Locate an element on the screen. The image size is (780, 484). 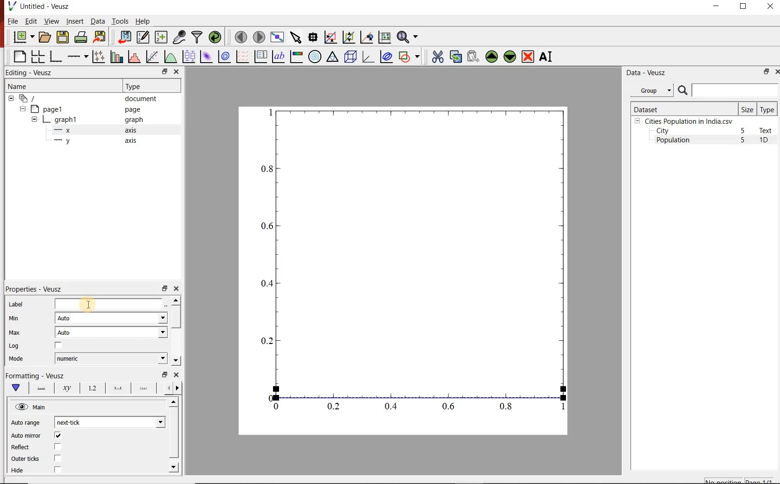
Auto mirror is located at coordinates (27, 435).